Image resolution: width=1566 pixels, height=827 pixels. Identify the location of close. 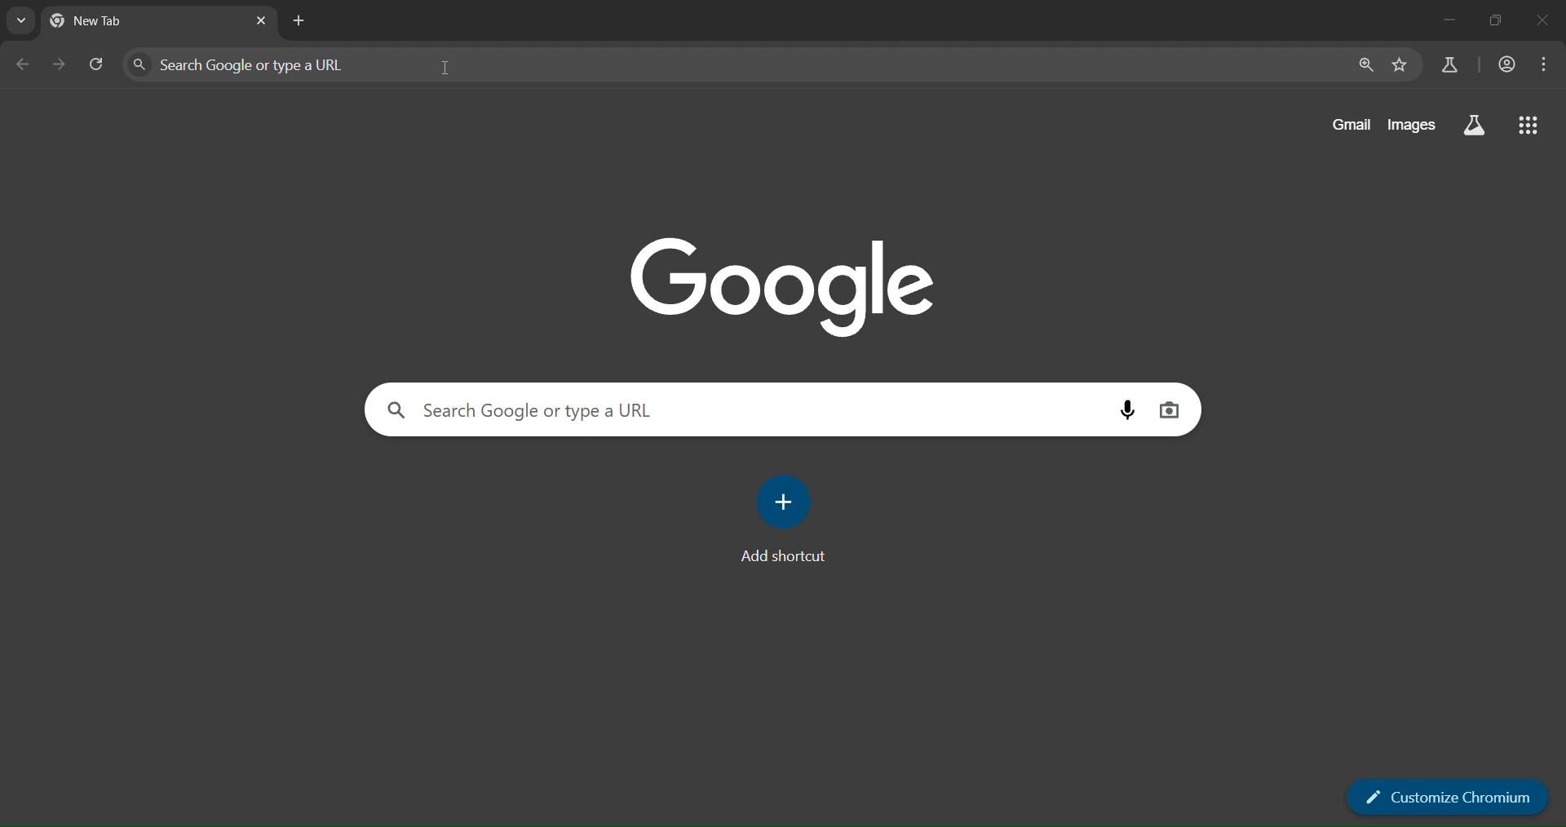
(1542, 20).